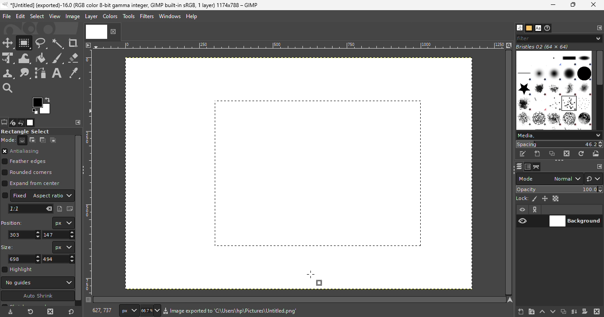 The image size is (604, 317). Describe the element at coordinates (48, 209) in the screenshot. I see `clear` at that location.